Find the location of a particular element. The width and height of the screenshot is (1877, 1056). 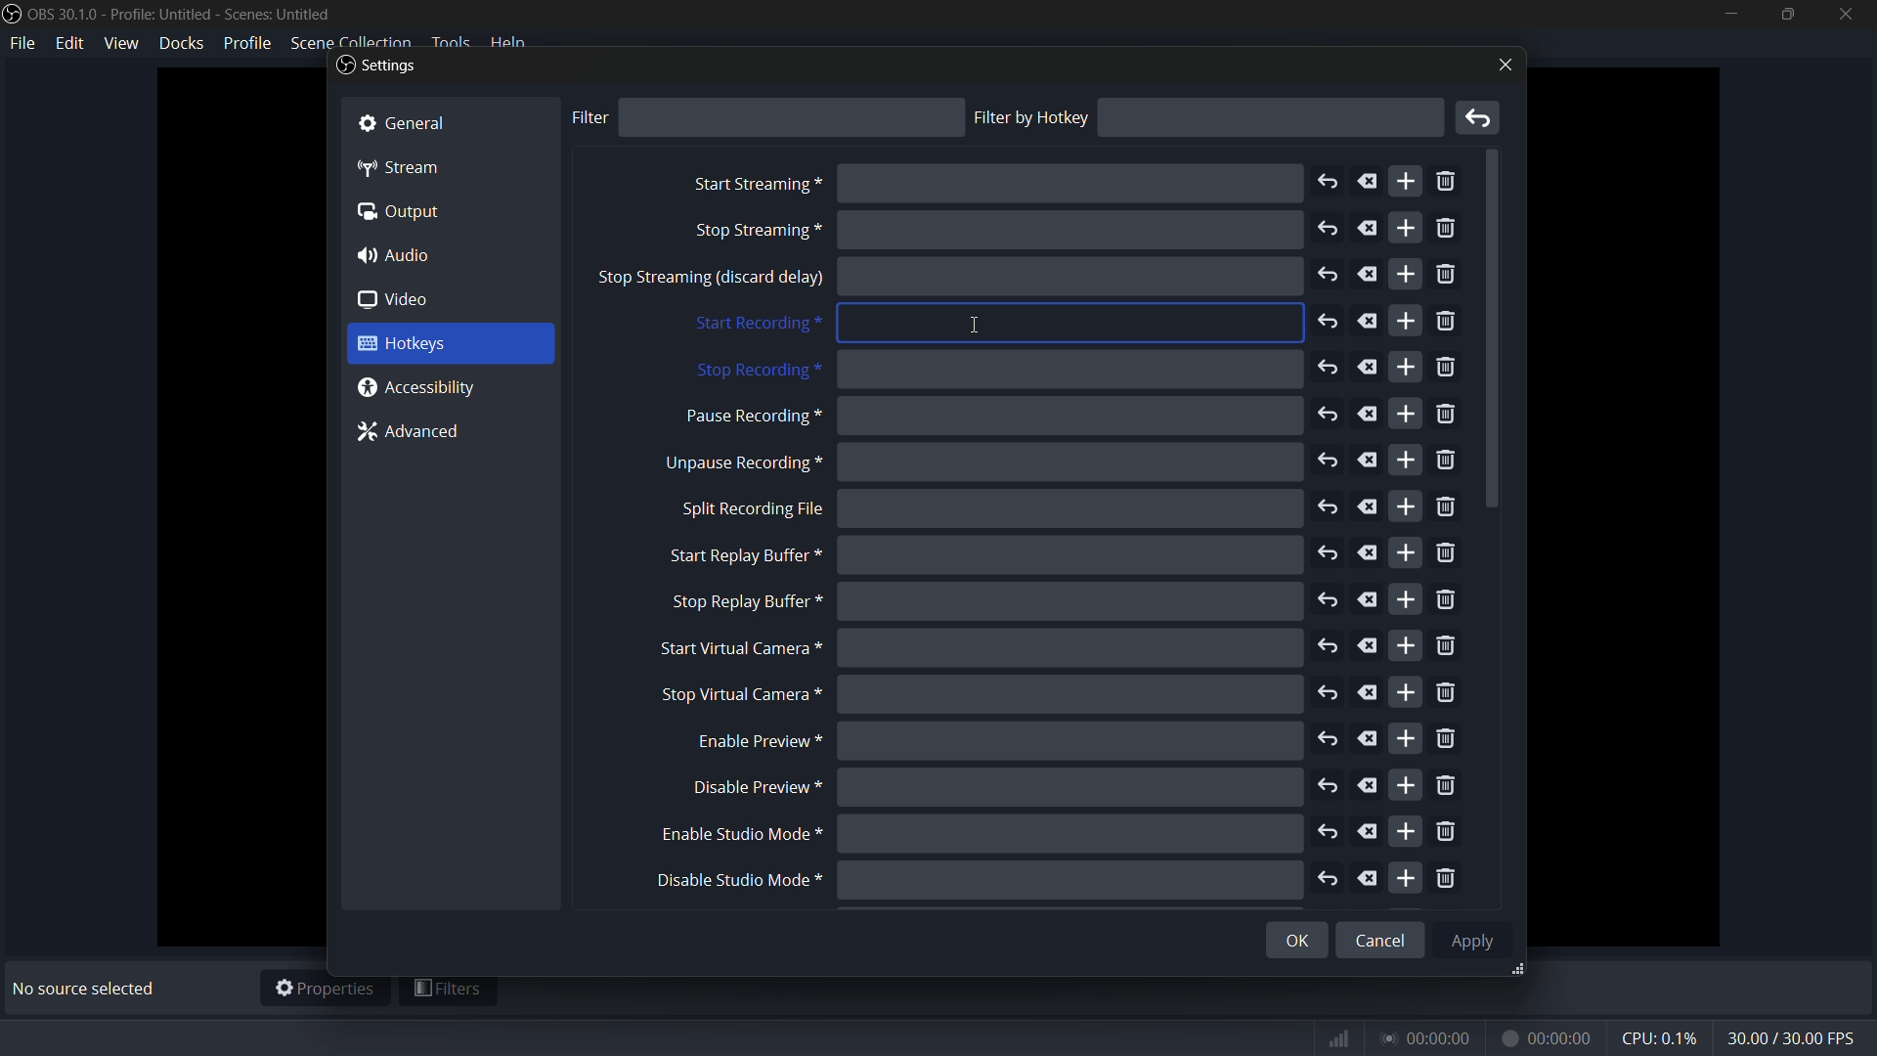

add more is located at coordinates (1403, 367).